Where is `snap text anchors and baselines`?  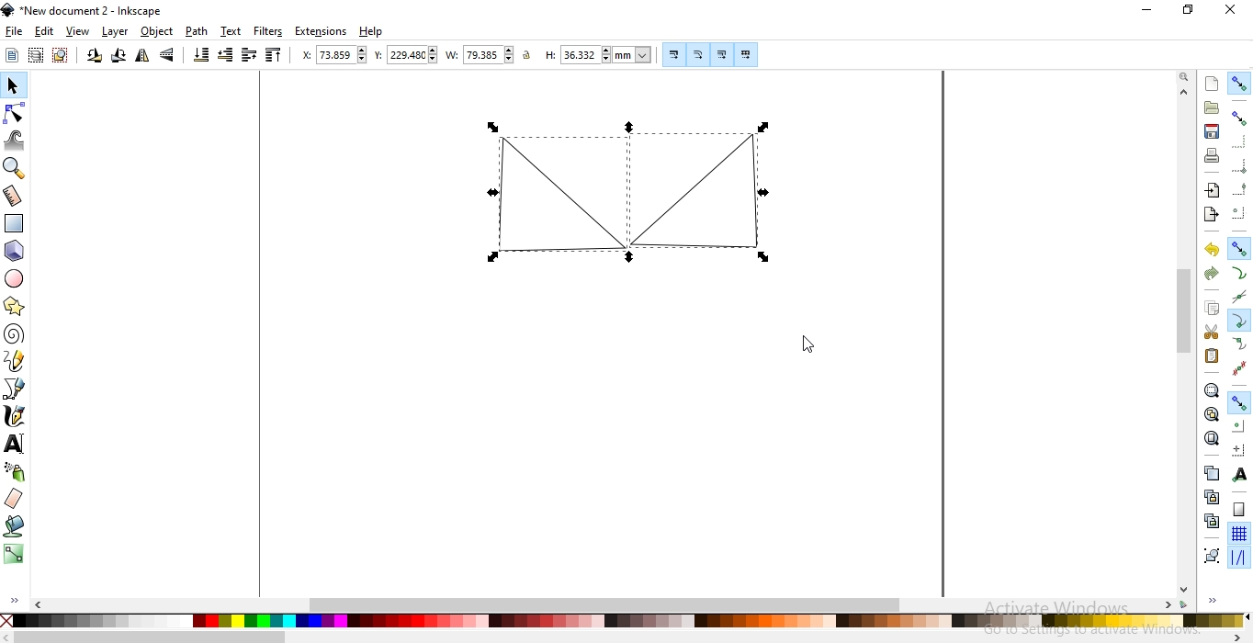 snap text anchors and baselines is located at coordinates (1240, 473).